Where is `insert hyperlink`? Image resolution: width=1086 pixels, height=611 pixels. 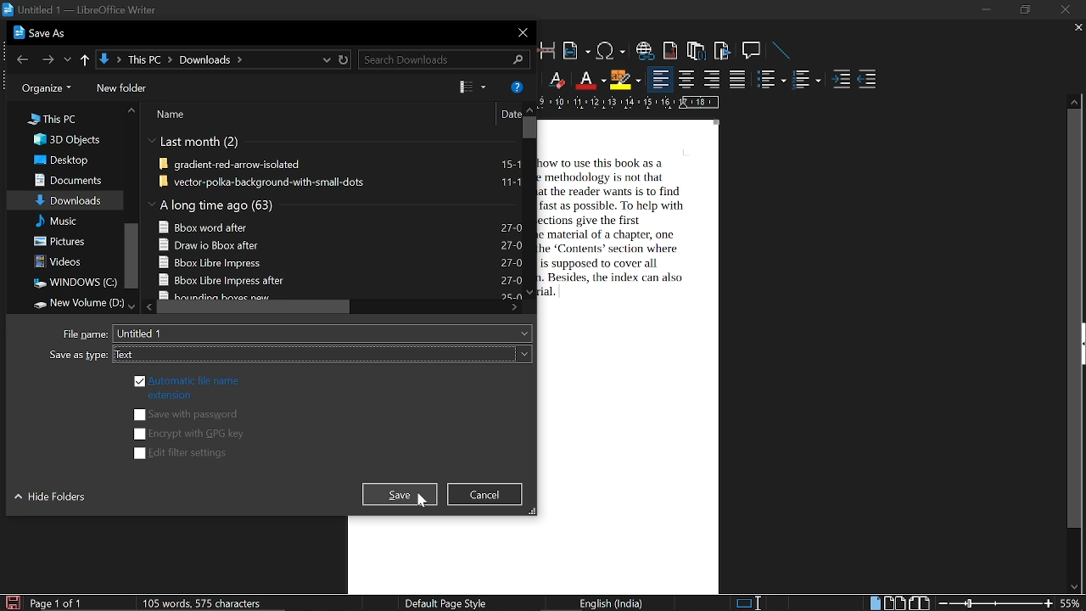 insert hyperlink is located at coordinates (646, 51).